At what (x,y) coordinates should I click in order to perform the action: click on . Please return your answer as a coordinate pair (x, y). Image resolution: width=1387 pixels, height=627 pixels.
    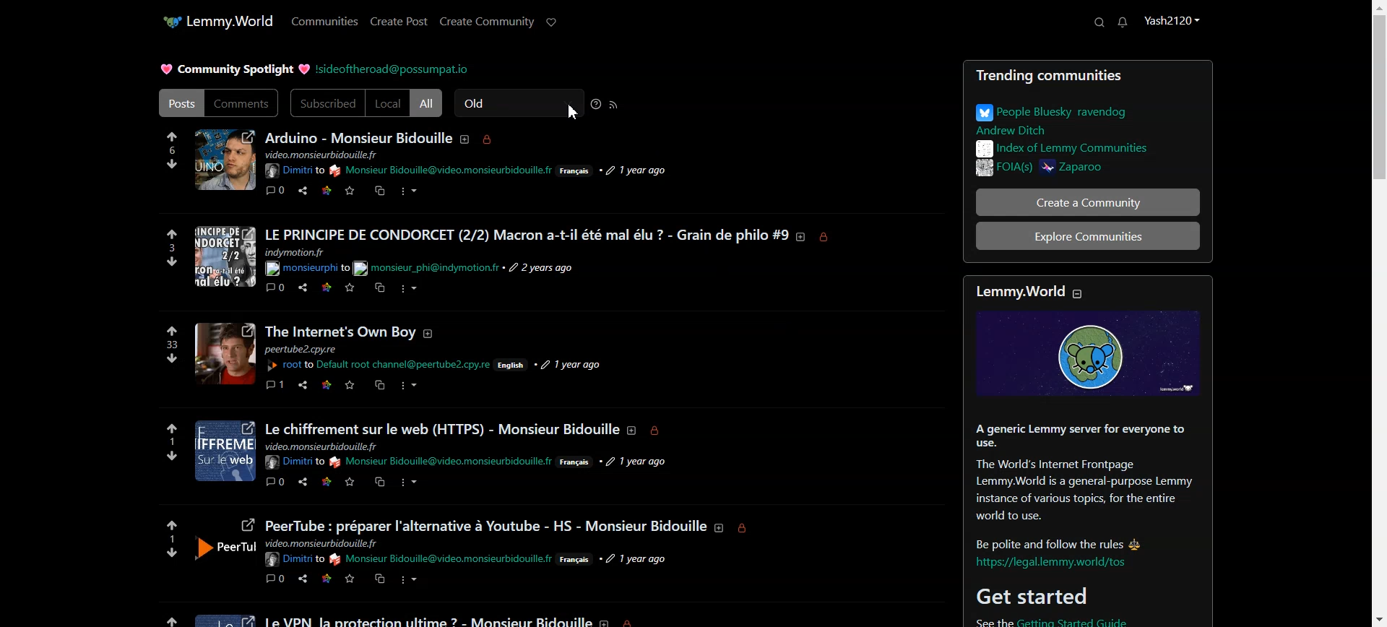
    Looking at the image, I should click on (227, 542).